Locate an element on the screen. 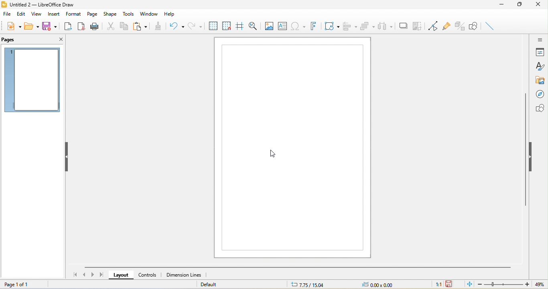 Image resolution: width=548 pixels, height=289 pixels. shapes is located at coordinates (538, 108).